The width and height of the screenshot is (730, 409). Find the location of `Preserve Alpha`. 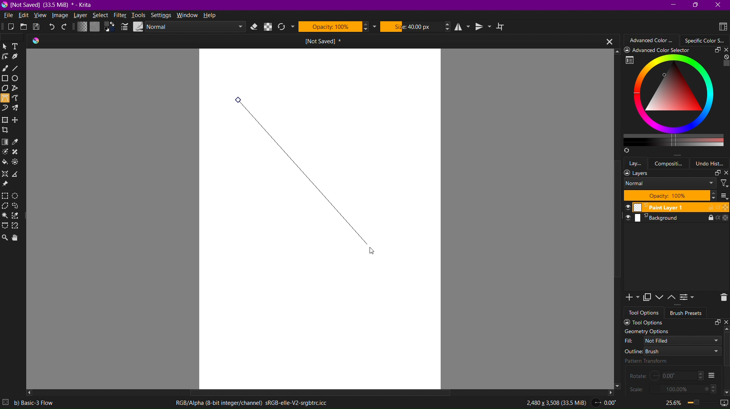

Preserve Alpha is located at coordinates (268, 27).